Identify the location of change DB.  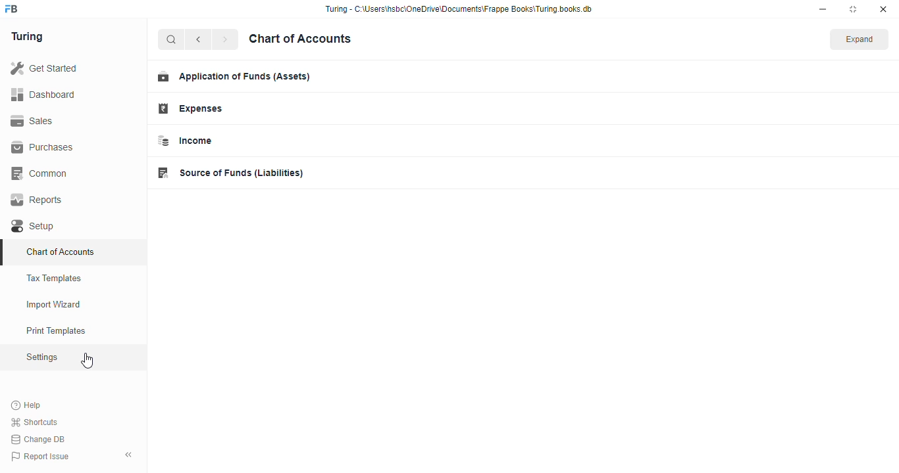
(38, 439).